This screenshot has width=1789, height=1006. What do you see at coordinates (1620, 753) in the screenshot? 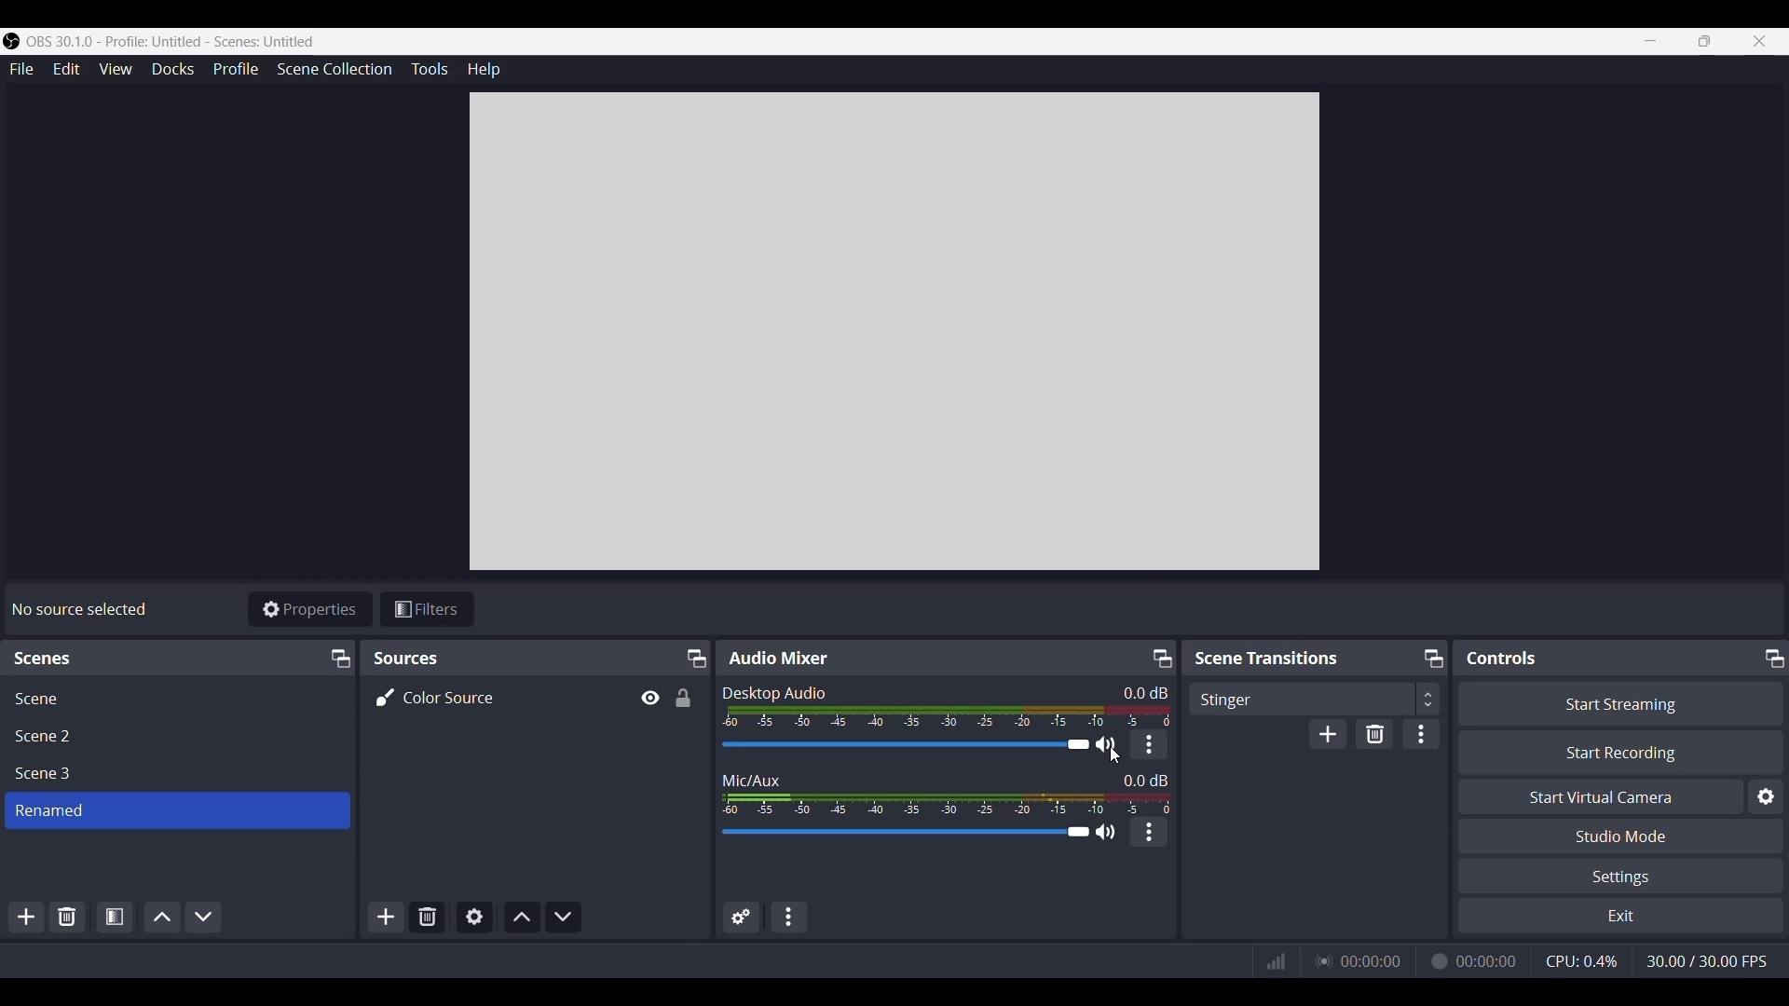
I see `Start recording` at bounding box center [1620, 753].